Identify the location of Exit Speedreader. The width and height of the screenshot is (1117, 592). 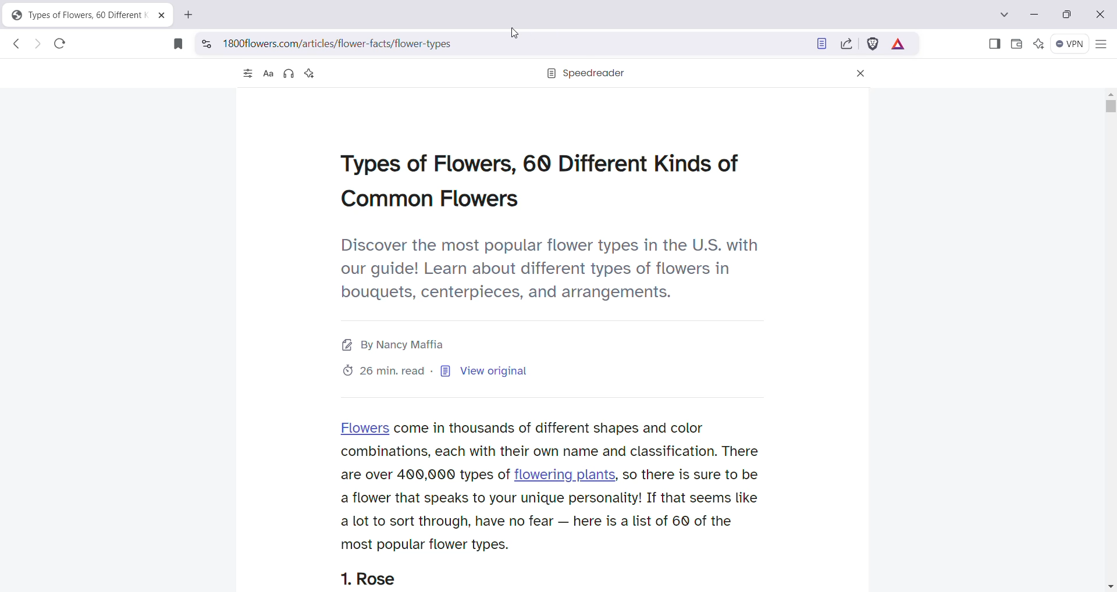
(860, 74).